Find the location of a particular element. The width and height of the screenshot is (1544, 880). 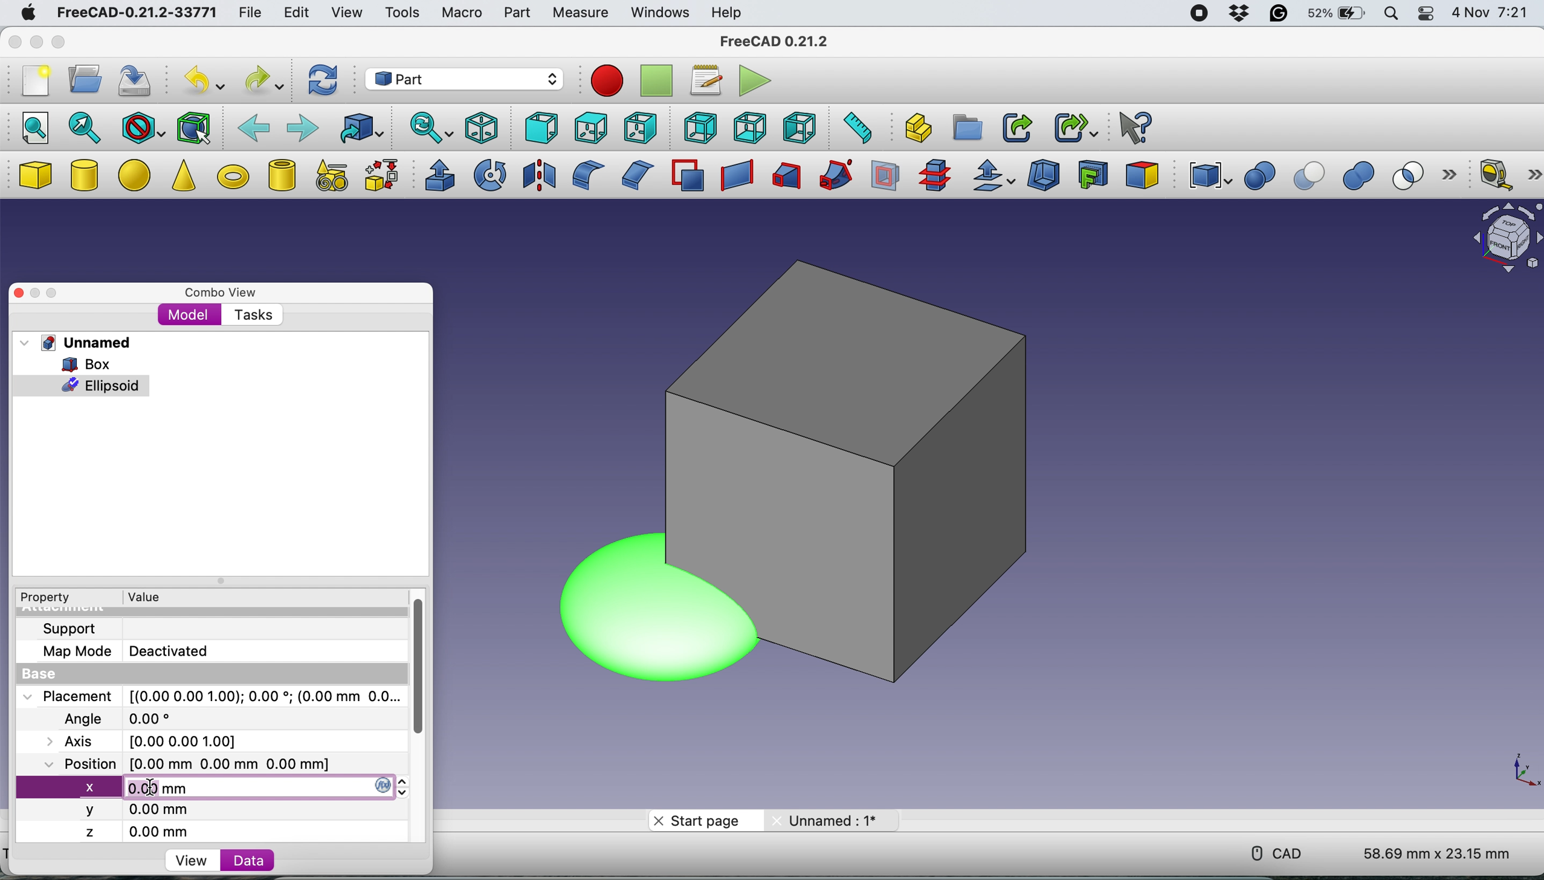

backward is located at coordinates (254, 126).